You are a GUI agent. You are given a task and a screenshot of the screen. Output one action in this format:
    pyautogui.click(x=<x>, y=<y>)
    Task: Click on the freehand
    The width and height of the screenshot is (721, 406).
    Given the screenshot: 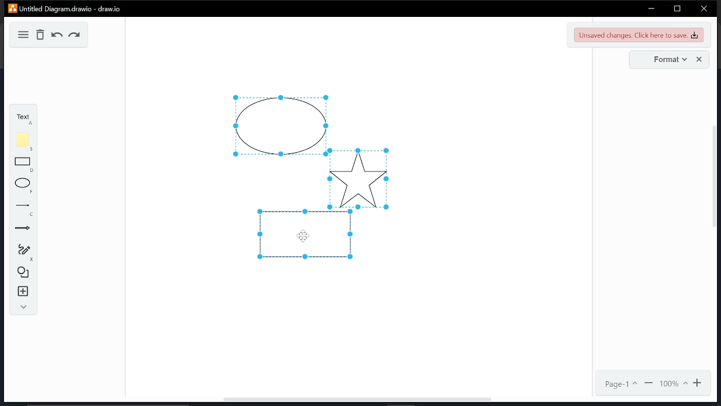 What is the action you would take?
    pyautogui.click(x=24, y=252)
    